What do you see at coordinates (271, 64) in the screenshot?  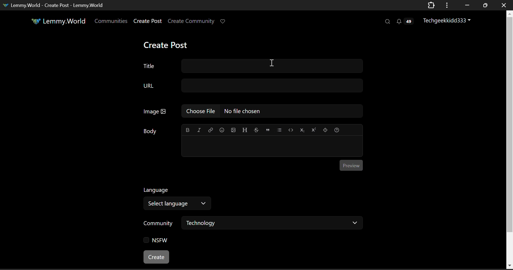 I see `Cursor on Title Textbox` at bounding box center [271, 64].